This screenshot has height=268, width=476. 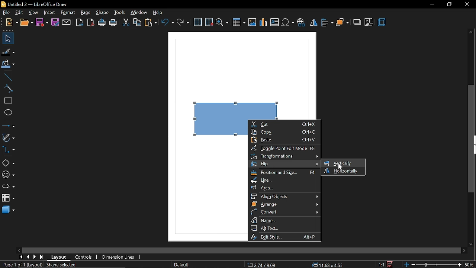 I want to click on save, so click(x=41, y=23).